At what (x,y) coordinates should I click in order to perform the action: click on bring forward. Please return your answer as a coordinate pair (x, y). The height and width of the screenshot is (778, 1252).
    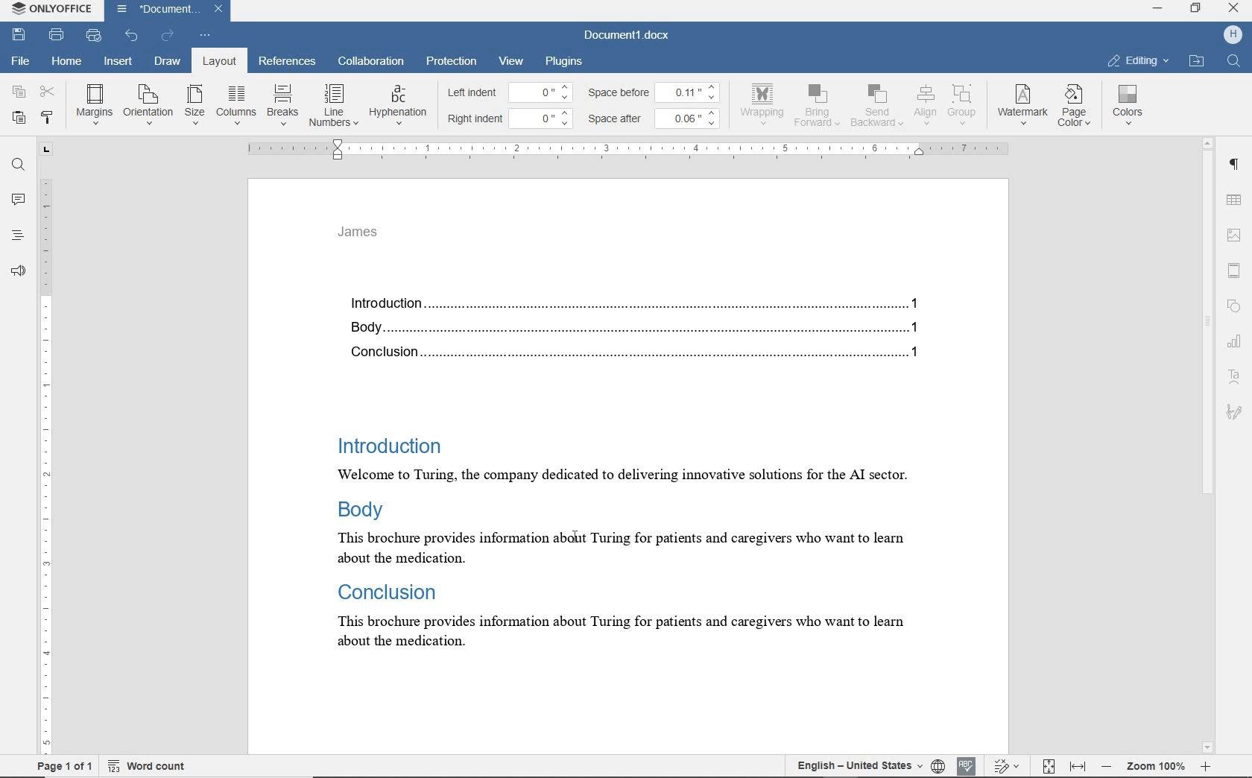
    Looking at the image, I should click on (819, 108).